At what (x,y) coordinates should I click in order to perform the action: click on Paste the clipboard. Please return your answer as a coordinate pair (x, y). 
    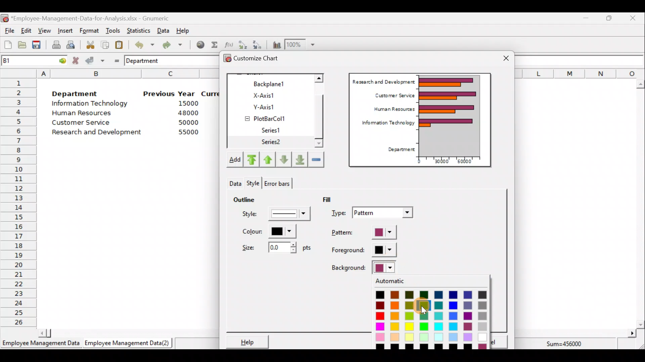
    Looking at the image, I should click on (119, 45).